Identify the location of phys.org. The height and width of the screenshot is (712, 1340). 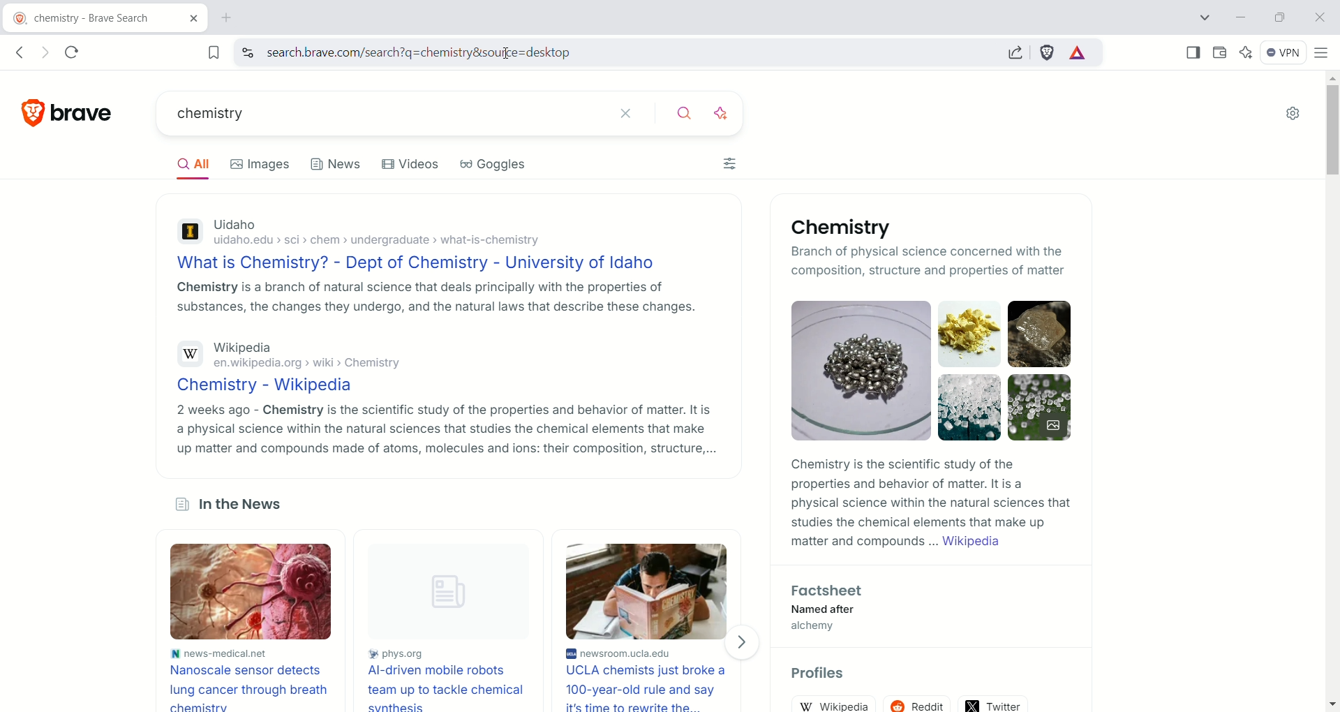
(454, 654).